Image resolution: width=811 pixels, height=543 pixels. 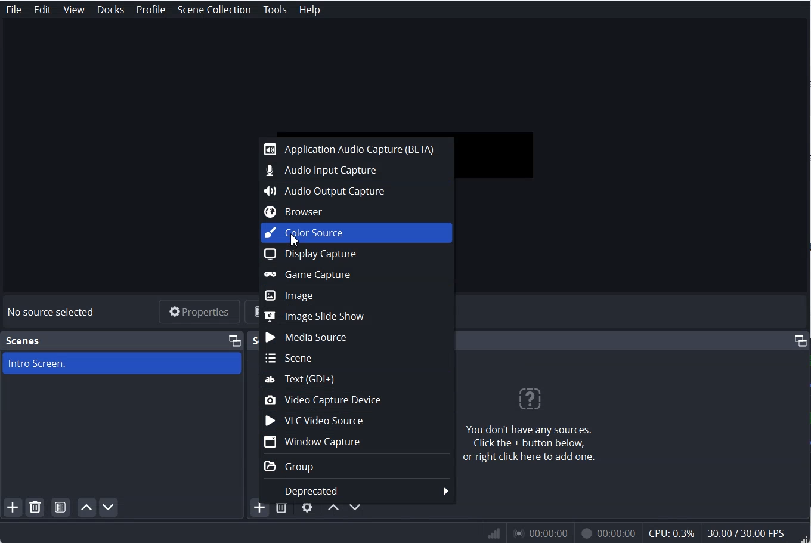 I want to click on 30.00/ 30, so click(x=748, y=534).